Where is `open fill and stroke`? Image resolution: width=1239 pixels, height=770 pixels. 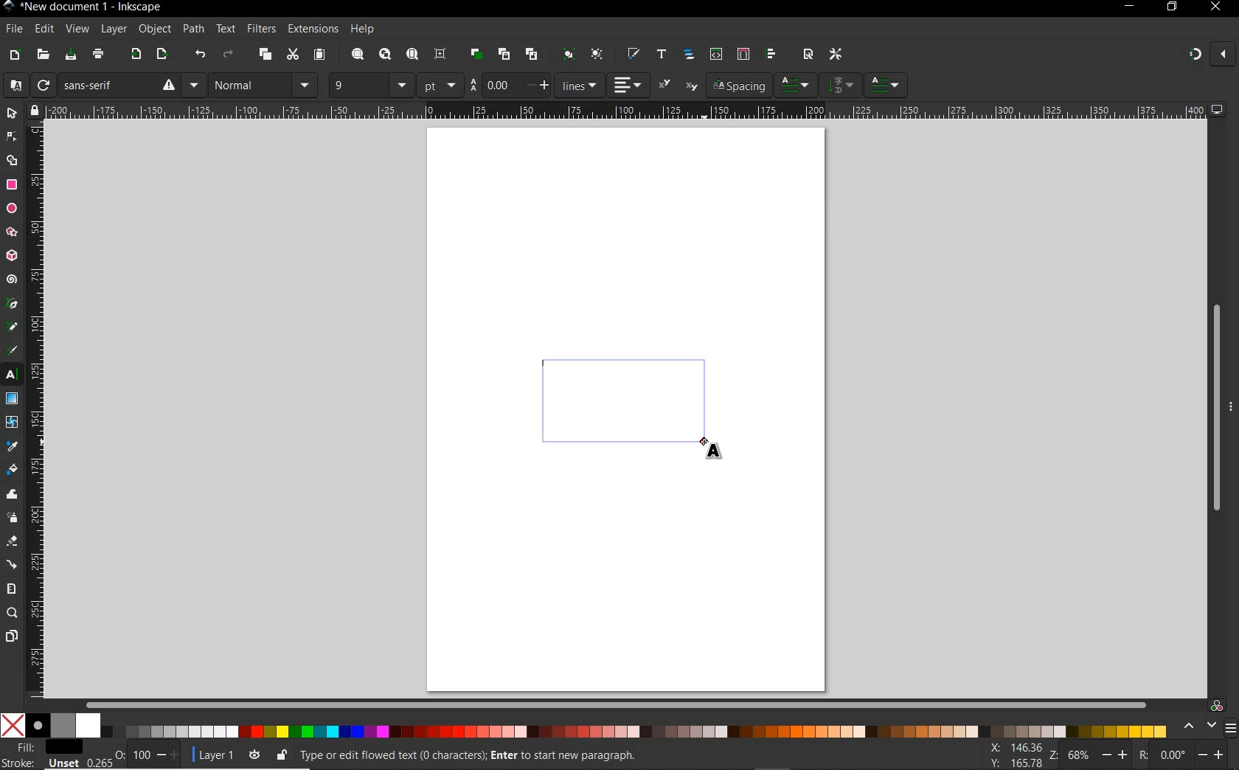 open fill and stroke is located at coordinates (632, 54).